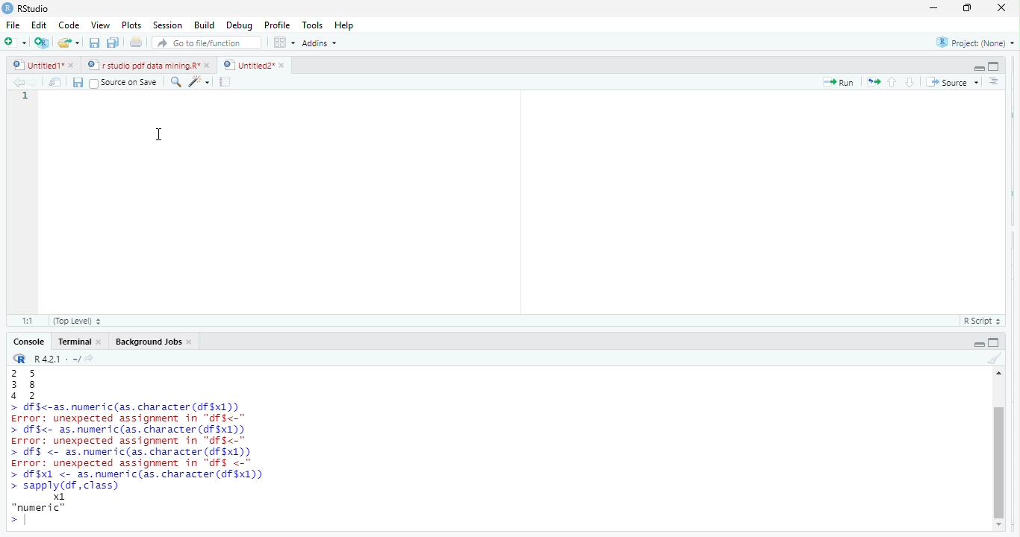 This screenshot has width=1020, height=537. What do you see at coordinates (20, 359) in the screenshot?
I see `r studio logo` at bounding box center [20, 359].